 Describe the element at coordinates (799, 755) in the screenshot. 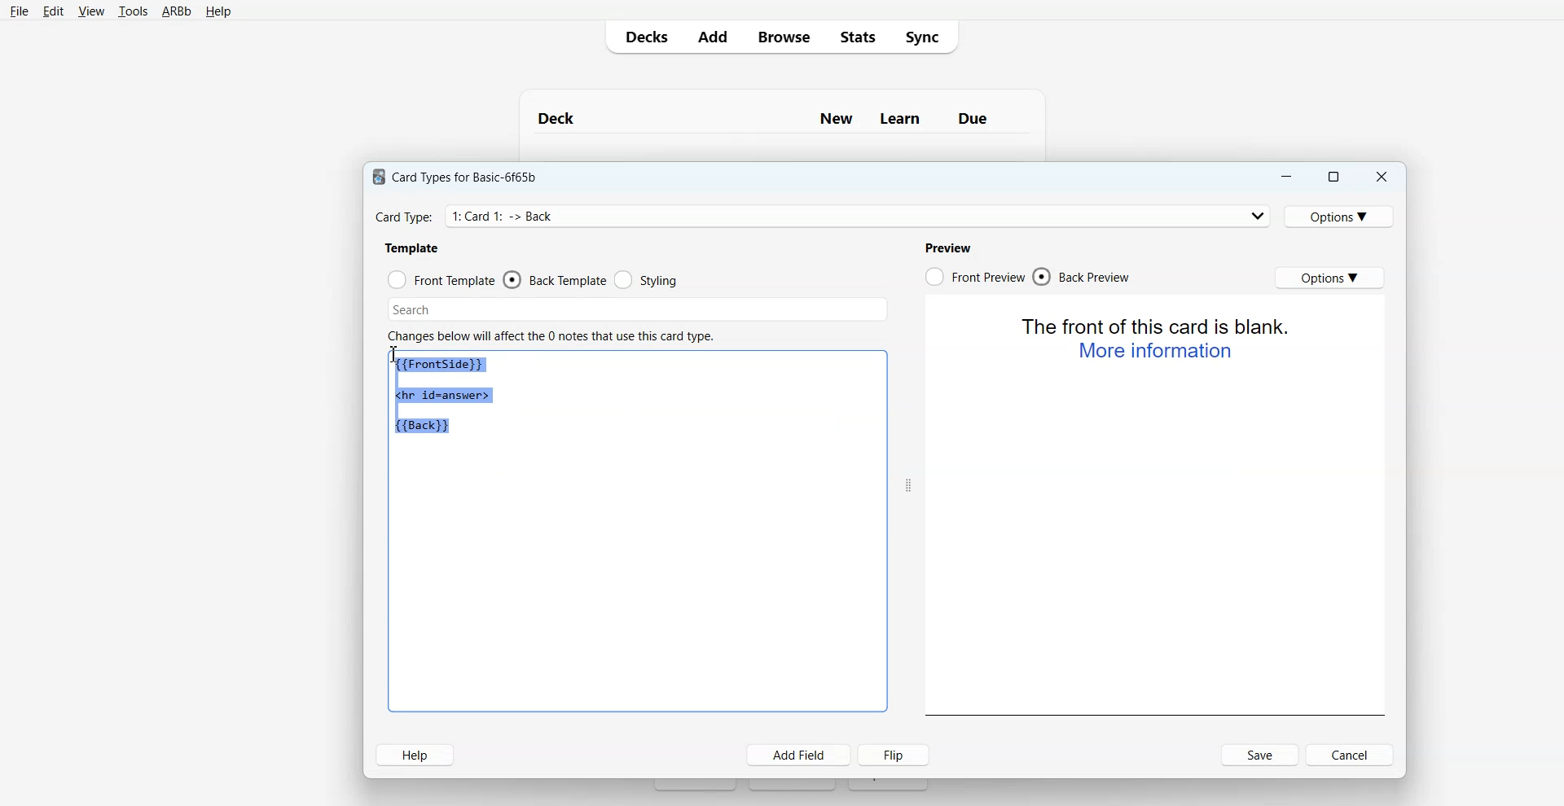

I see `Add Field` at that location.